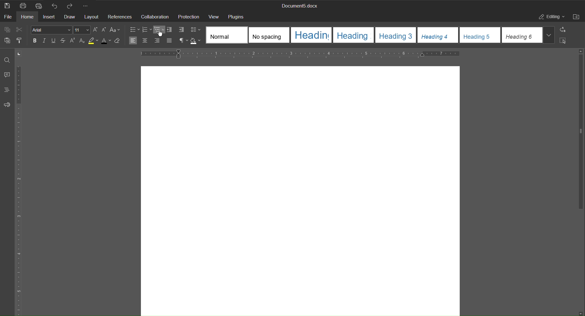 The width and height of the screenshot is (585, 316). What do you see at coordinates (120, 17) in the screenshot?
I see `References` at bounding box center [120, 17].